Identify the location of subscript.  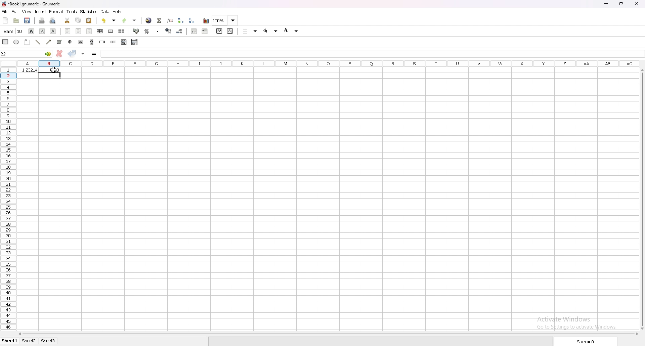
(230, 31).